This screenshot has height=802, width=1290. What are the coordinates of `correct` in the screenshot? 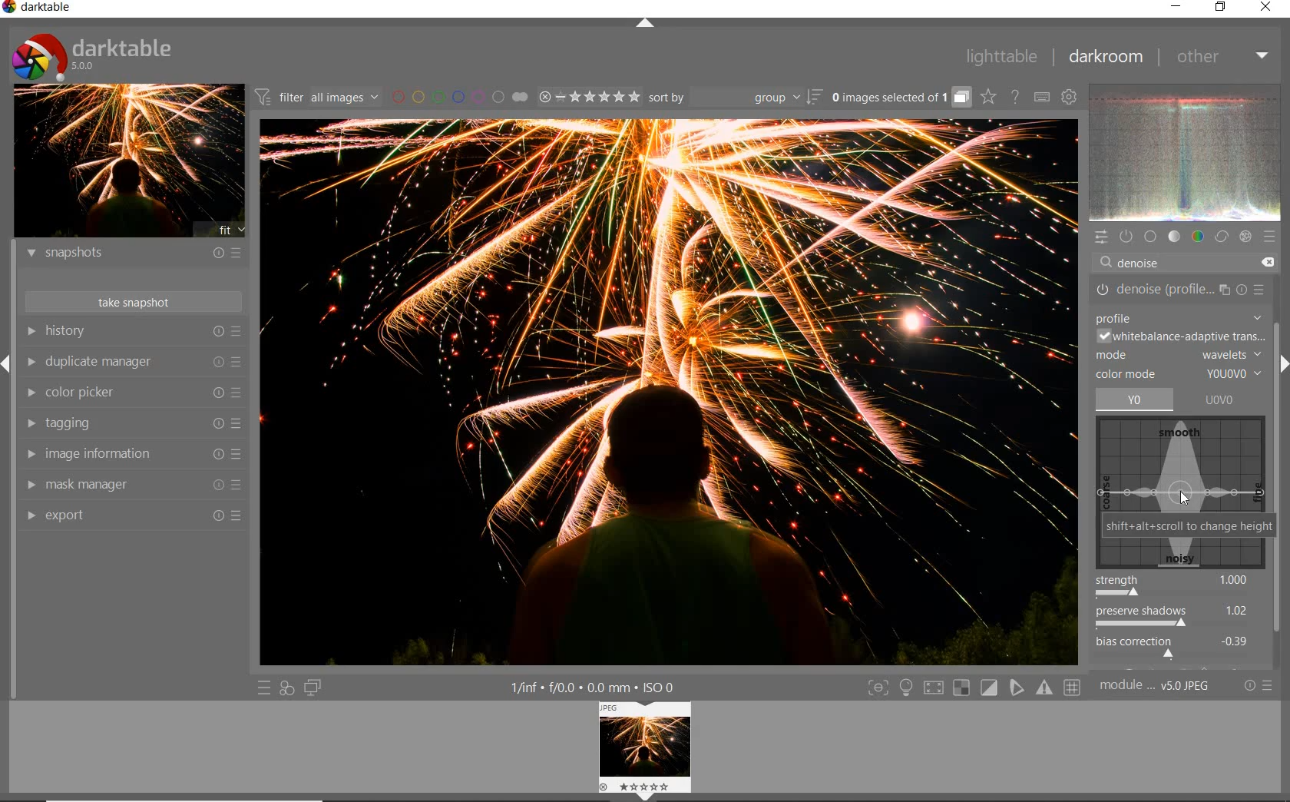 It's located at (1222, 237).